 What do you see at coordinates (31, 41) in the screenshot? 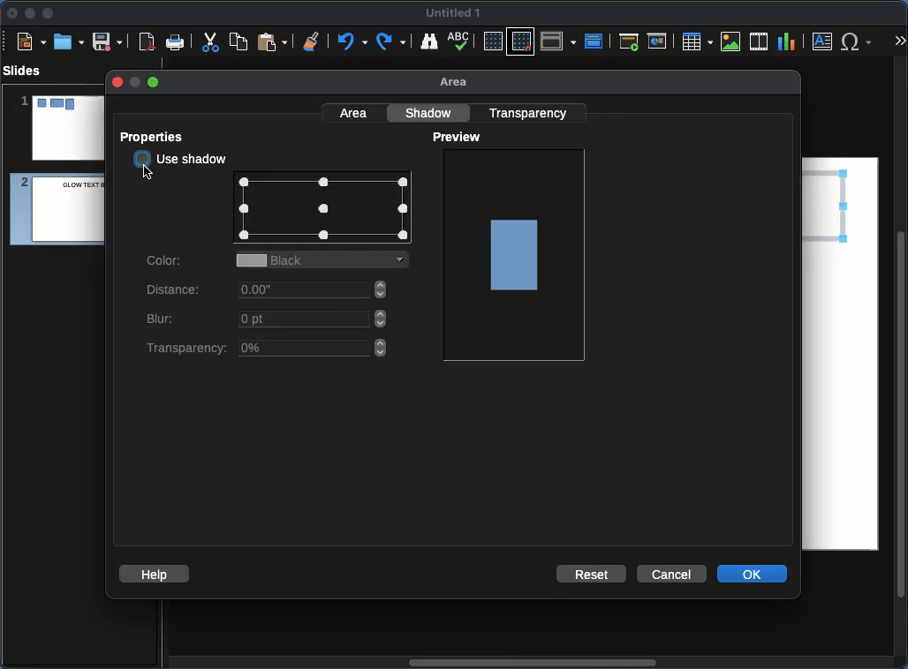
I see `New` at bounding box center [31, 41].